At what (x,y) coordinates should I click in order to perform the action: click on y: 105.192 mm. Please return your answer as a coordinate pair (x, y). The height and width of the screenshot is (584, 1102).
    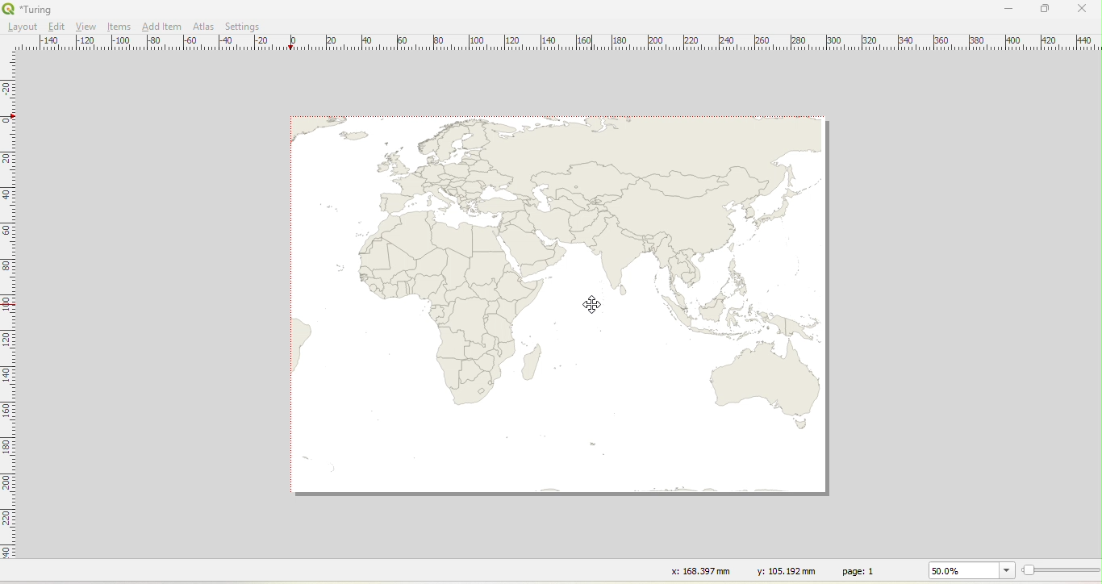
    Looking at the image, I should click on (781, 570).